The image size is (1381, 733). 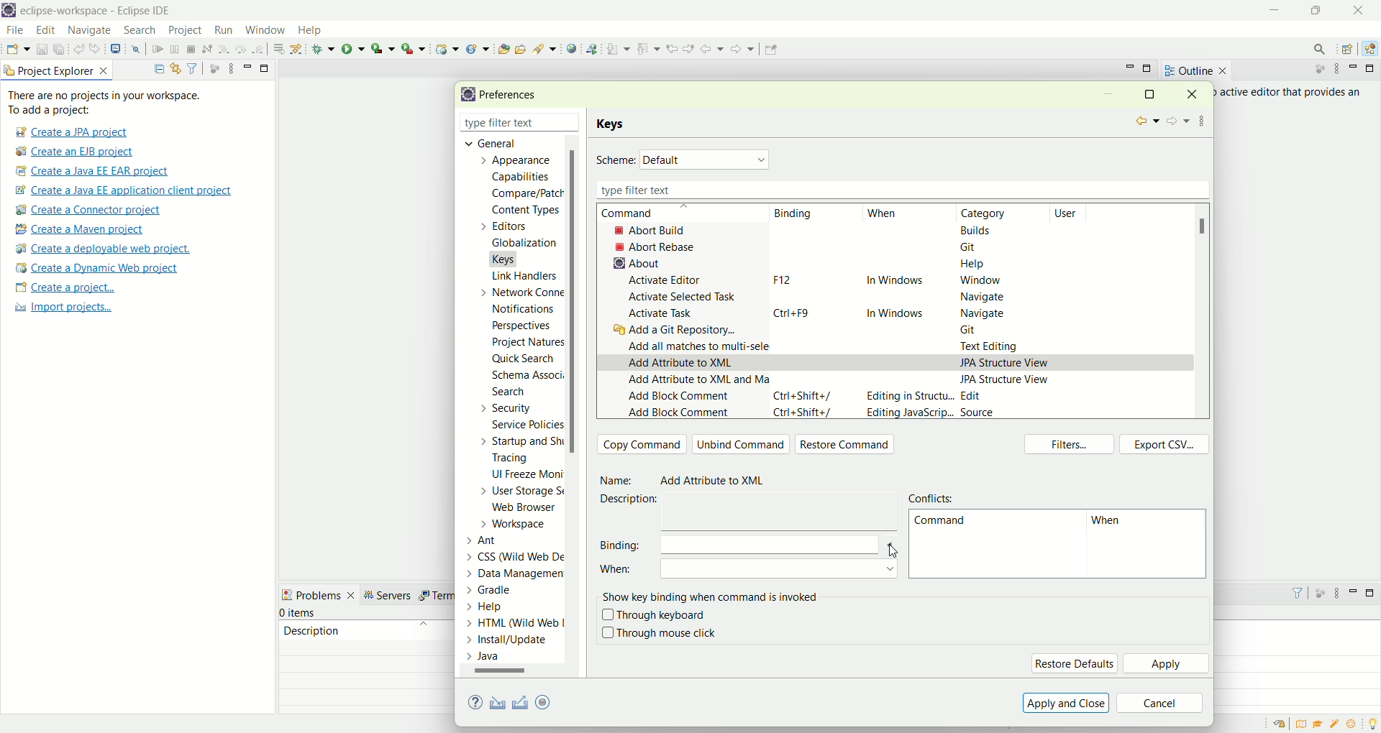 What do you see at coordinates (1130, 67) in the screenshot?
I see `minimize` at bounding box center [1130, 67].